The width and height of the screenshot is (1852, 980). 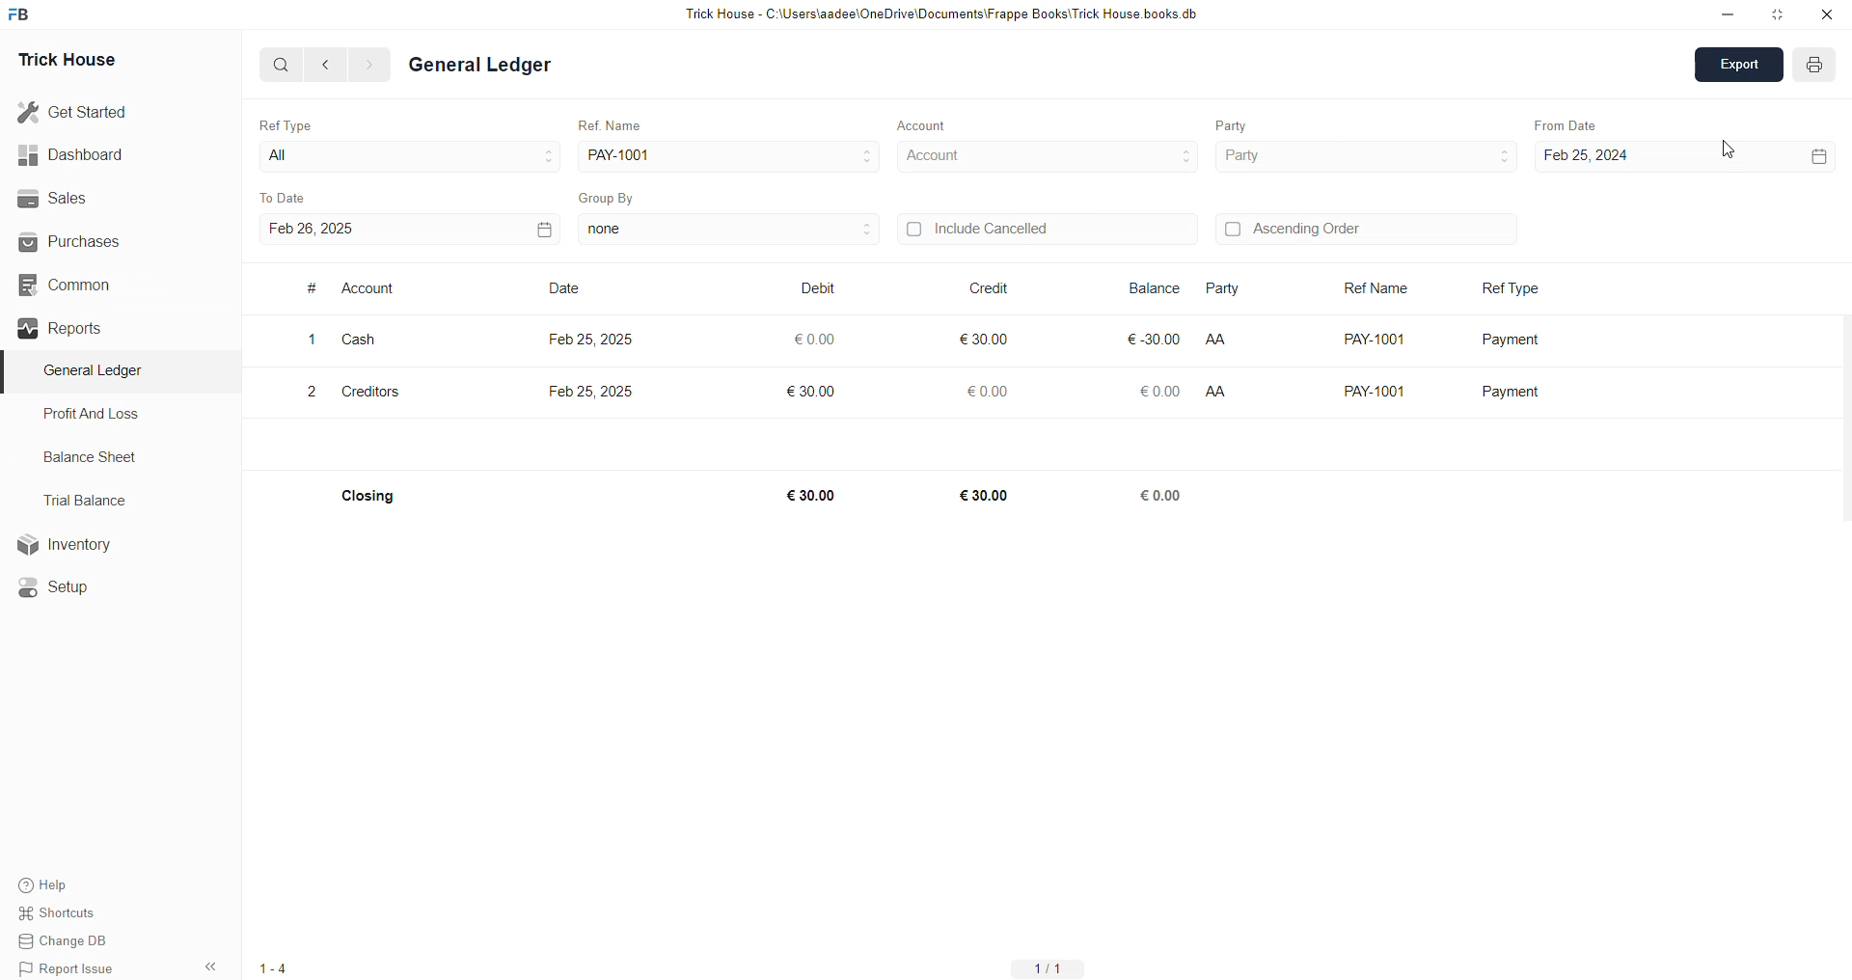 I want to click on «© Setup, so click(x=60, y=587).